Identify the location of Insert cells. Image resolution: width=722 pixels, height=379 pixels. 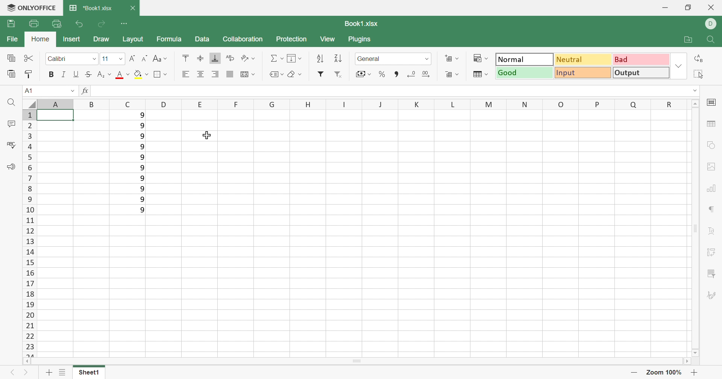
(452, 58).